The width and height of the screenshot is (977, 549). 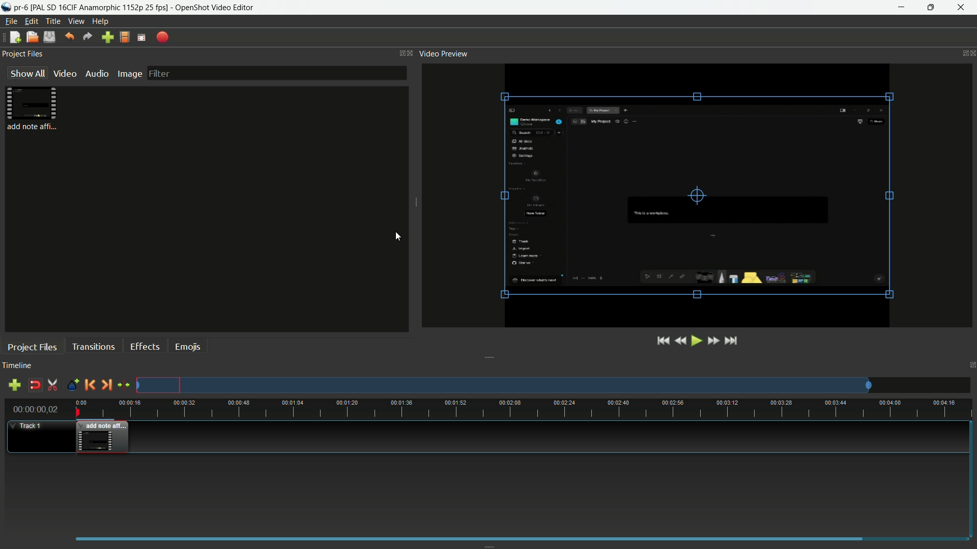 I want to click on current time, so click(x=36, y=409).